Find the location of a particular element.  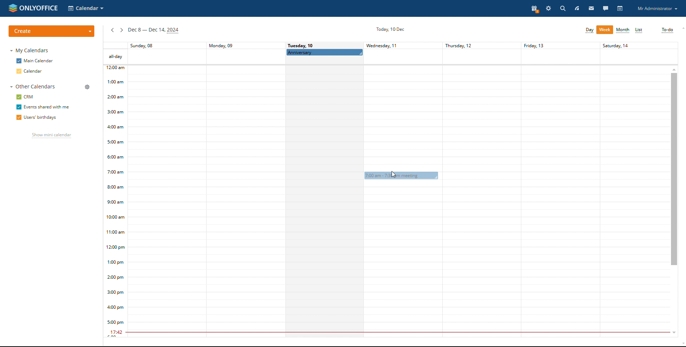

feed is located at coordinates (585, 8).